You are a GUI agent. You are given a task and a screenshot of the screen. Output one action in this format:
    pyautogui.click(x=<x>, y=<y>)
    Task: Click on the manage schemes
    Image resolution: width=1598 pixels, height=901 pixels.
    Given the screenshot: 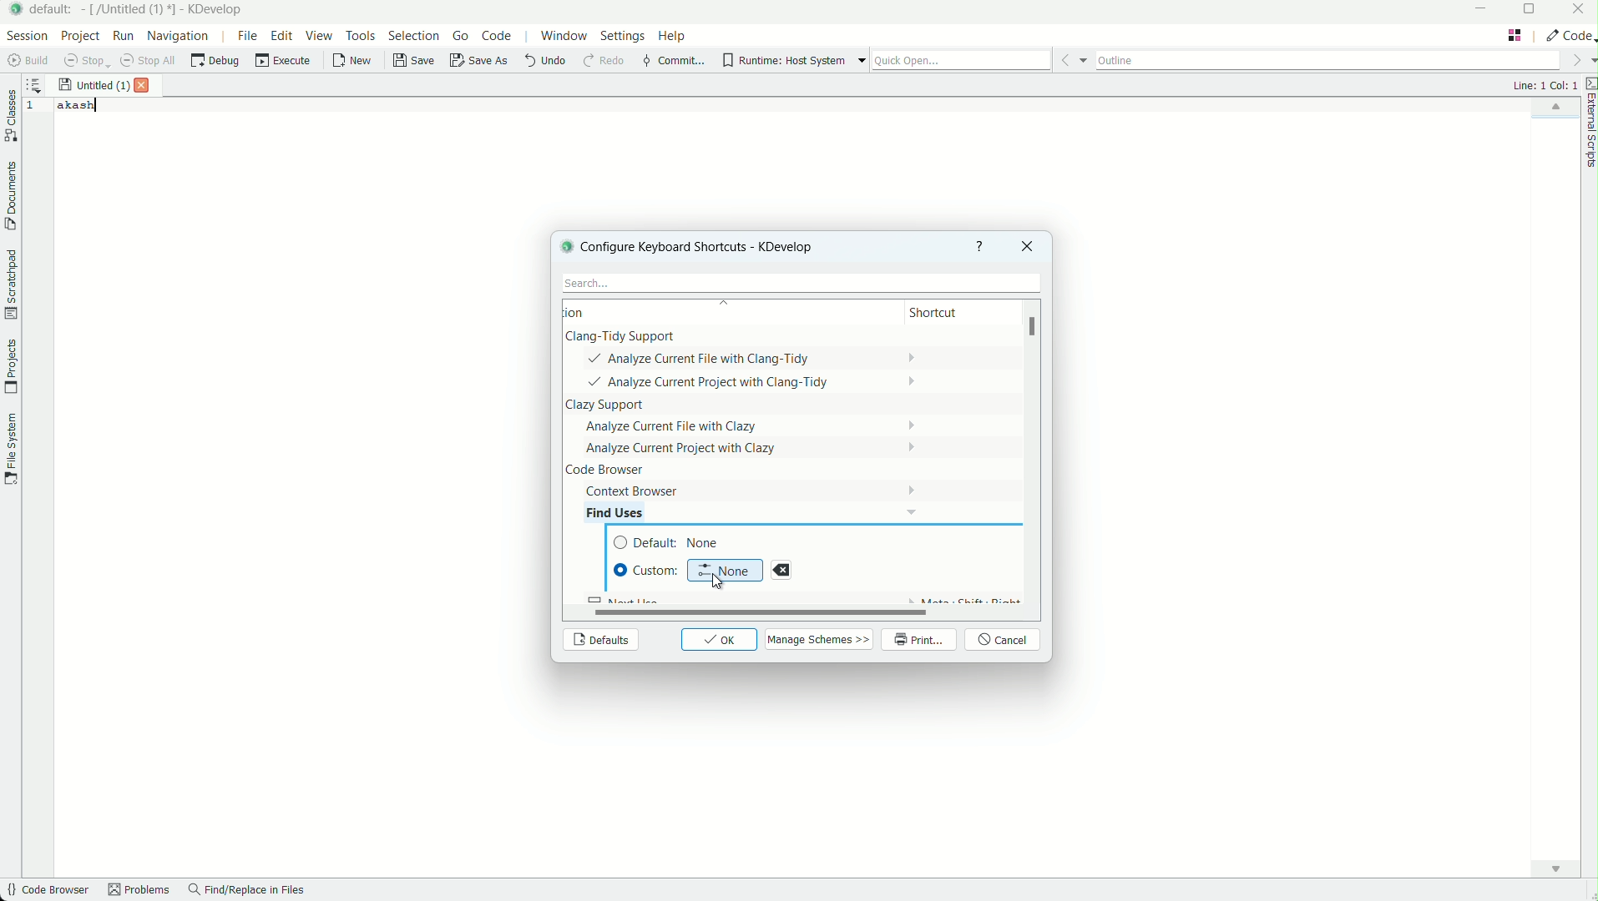 What is the action you would take?
    pyautogui.click(x=821, y=639)
    